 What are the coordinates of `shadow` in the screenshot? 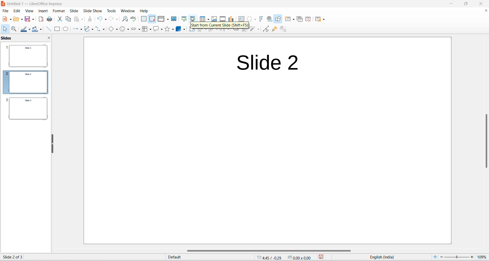 It's located at (236, 31).